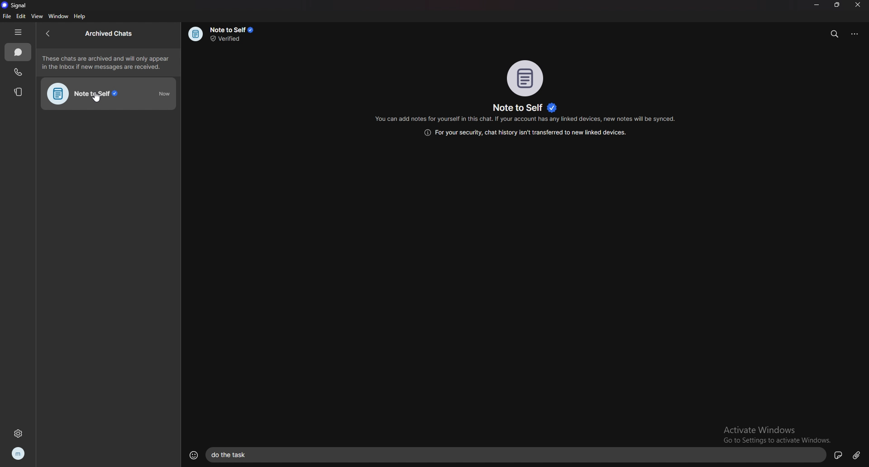  I want to click on cursor, so click(97, 97).